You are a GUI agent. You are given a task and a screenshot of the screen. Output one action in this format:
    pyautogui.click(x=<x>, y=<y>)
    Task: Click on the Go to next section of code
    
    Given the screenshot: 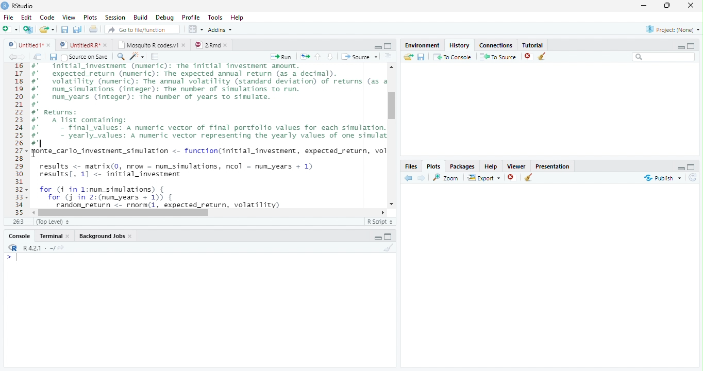 What is the action you would take?
    pyautogui.click(x=331, y=57)
    